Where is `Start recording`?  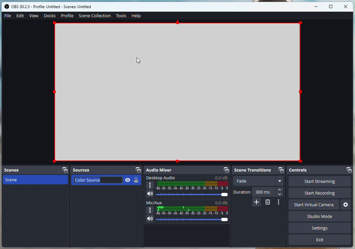
Start recording is located at coordinates (322, 194).